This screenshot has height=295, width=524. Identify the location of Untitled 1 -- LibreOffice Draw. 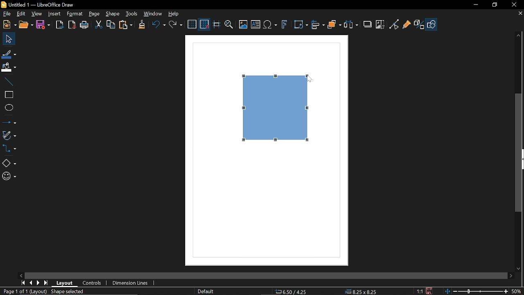
(49, 4).